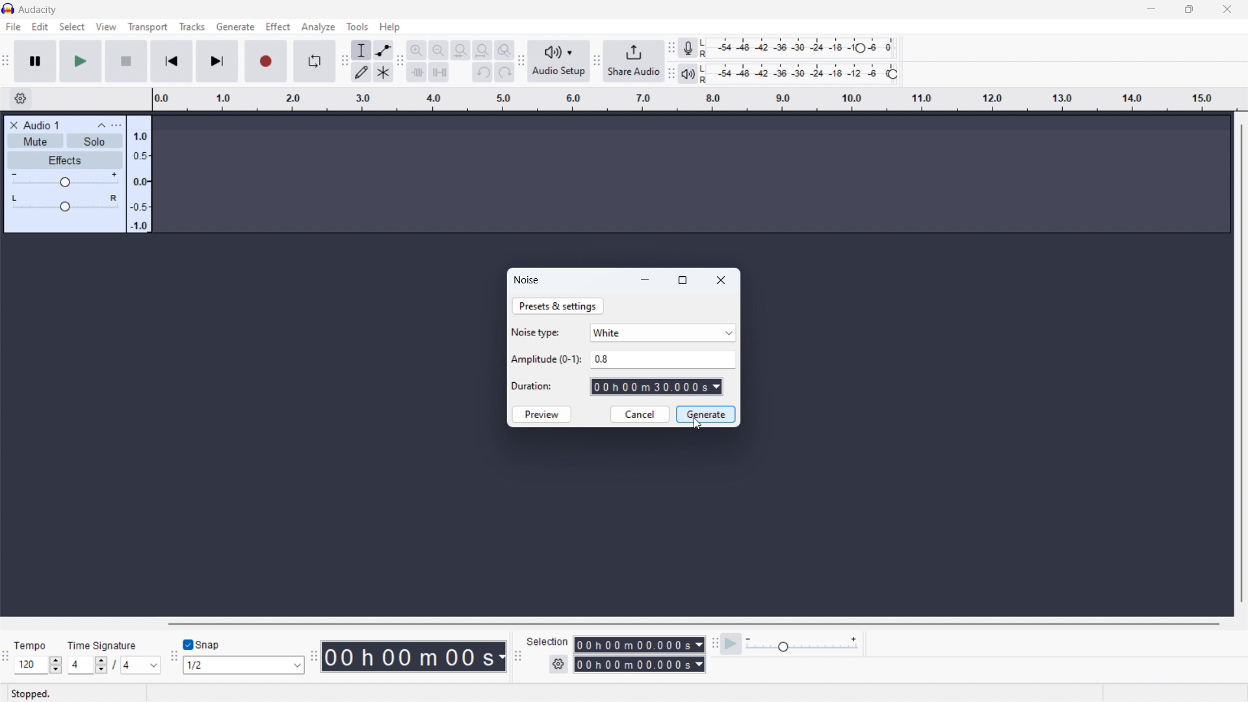 This screenshot has height=702, width=1248. I want to click on generate, so click(706, 414).